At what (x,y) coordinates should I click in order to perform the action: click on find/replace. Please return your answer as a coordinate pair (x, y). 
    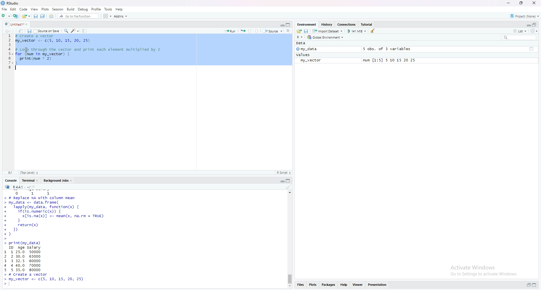
    Looking at the image, I should click on (66, 31).